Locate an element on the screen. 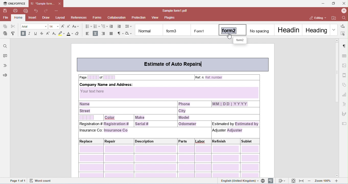  references is located at coordinates (79, 17).